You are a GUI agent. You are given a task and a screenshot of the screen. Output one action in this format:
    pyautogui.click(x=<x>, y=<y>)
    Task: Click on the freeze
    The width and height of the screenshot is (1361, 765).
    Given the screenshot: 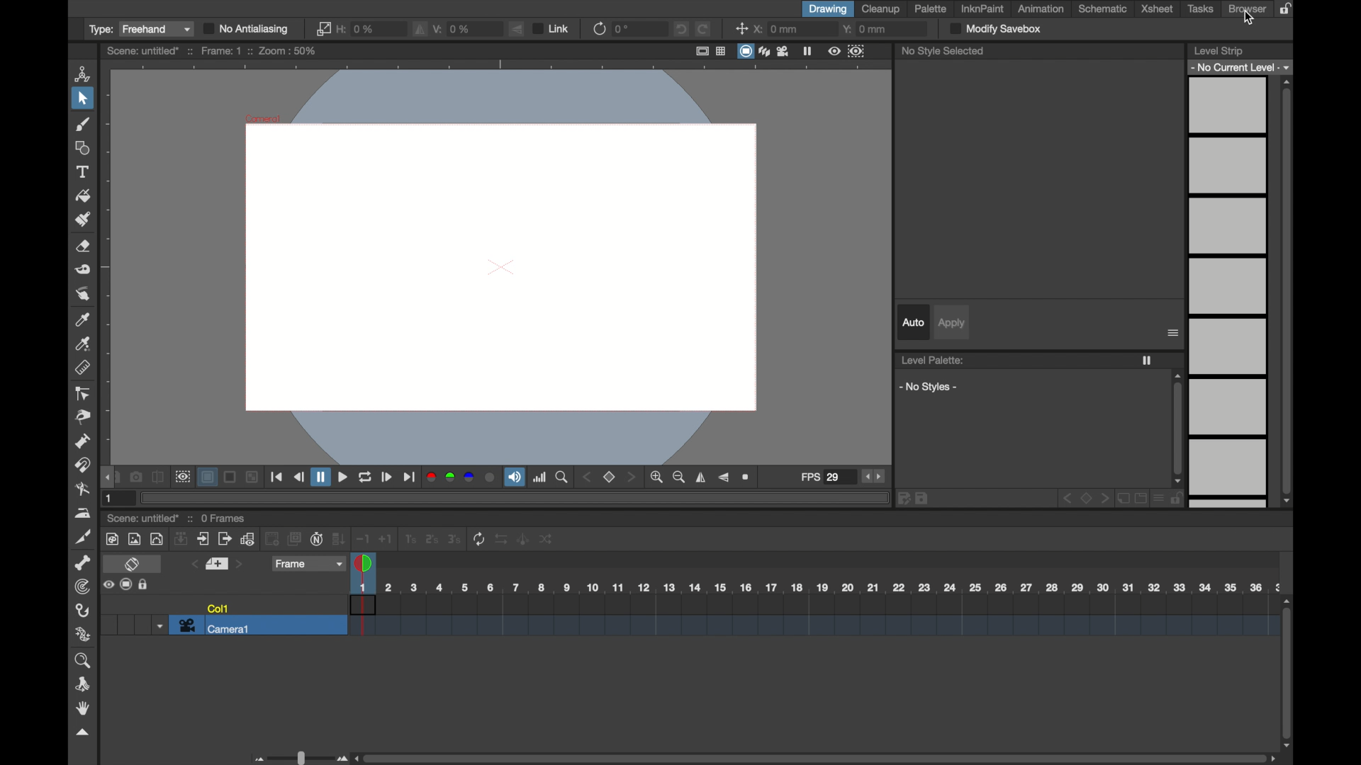 What is the action you would take?
    pyautogui.click(x=807, y=50)
    